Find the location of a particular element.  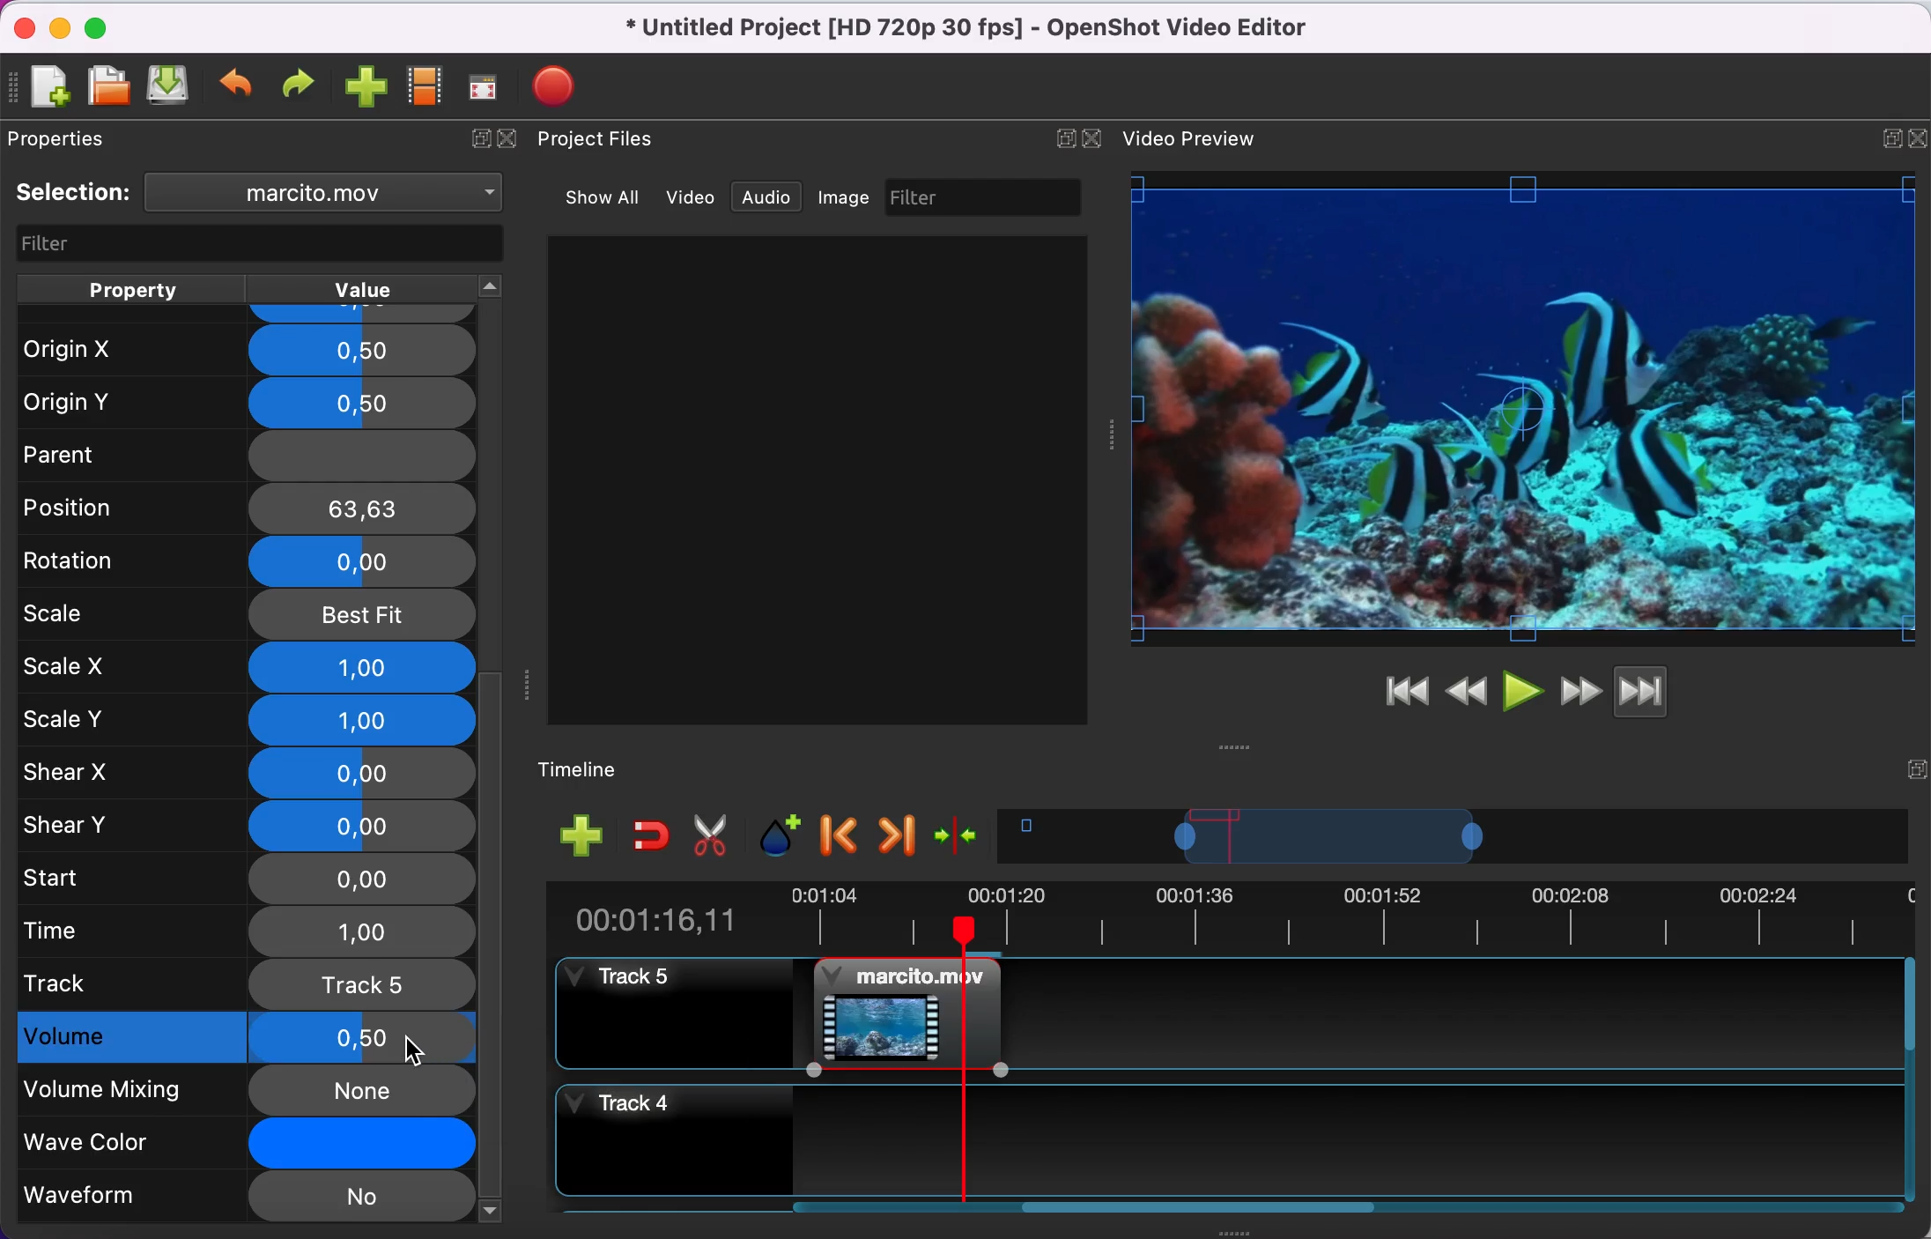

add track is located at coordinates (580, 837).